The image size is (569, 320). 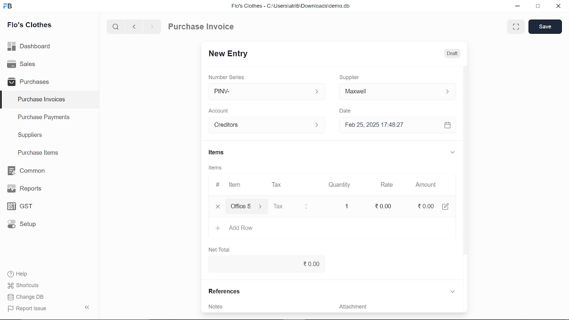 What do you see at coordinates (24, 189) in the screenshot?
I see `Reports` at bounding box center [24, 189].